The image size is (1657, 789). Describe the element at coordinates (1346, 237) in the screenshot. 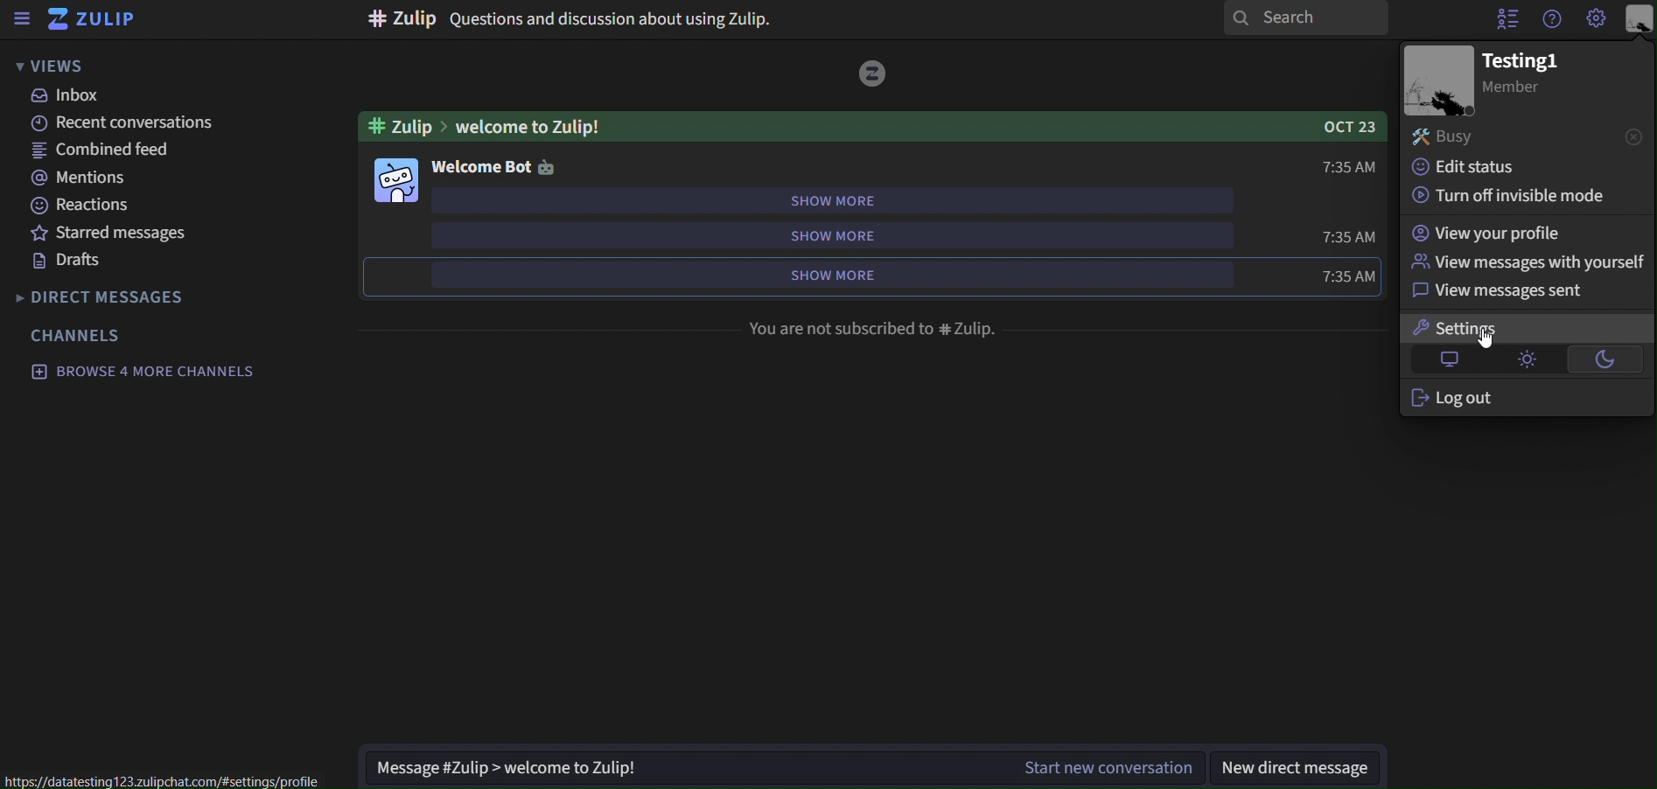

I see `7:35 AM` at that location.